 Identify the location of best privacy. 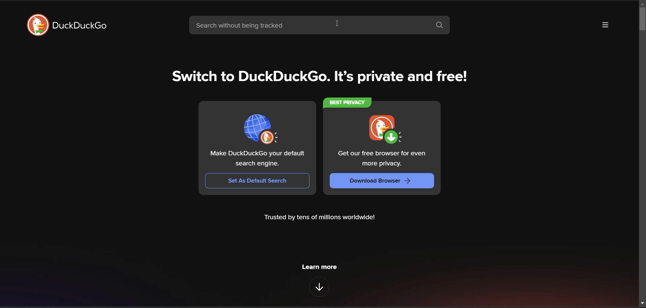
(346, 103).